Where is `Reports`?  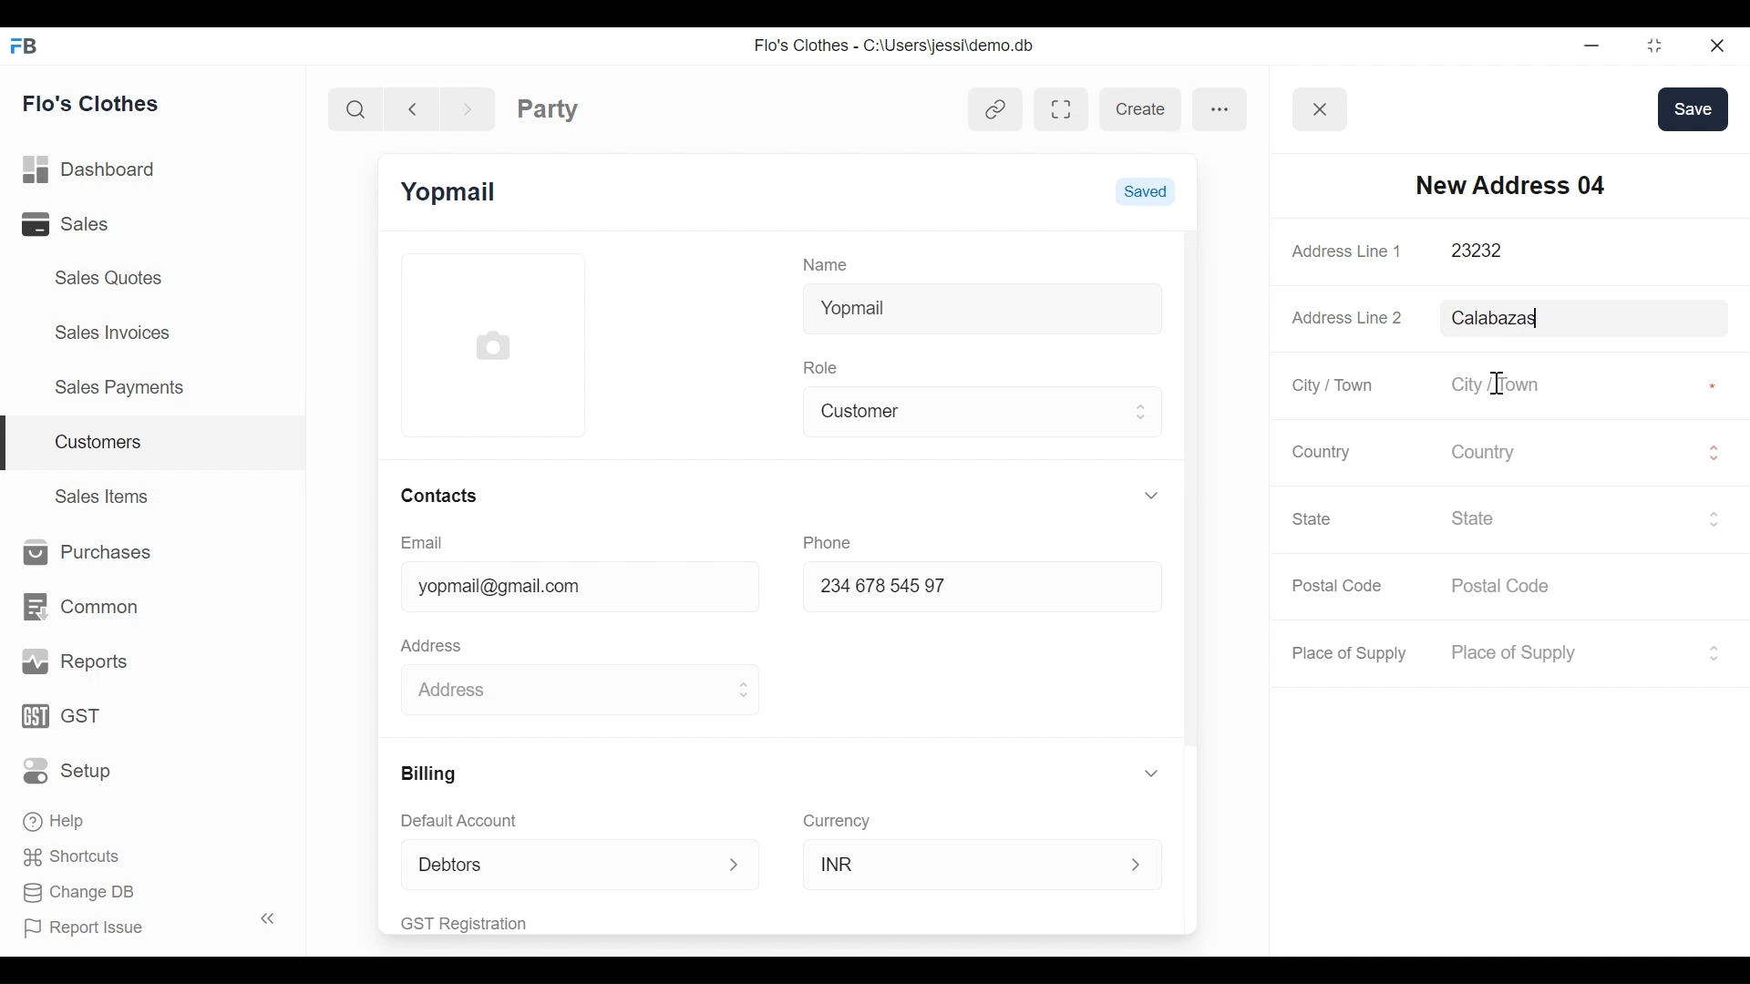
Reports is located at coordinates (77, 662).